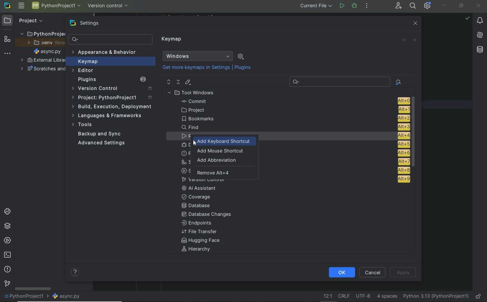 The image size is (487, 302). I want to click on Tools, so click(83, 125).